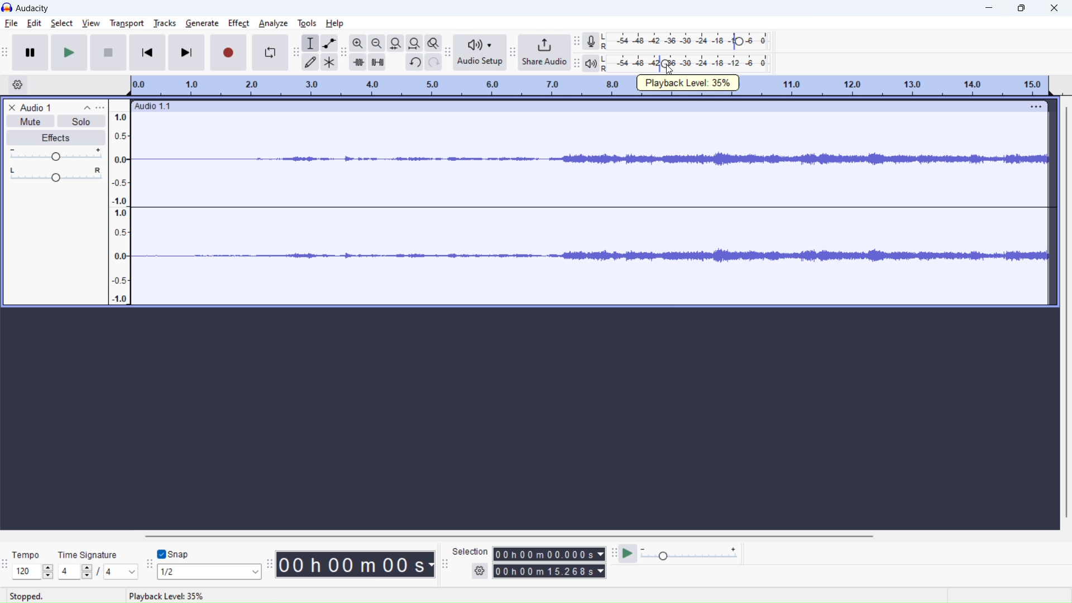 This screenshot has width=1072, height=603. What do you see at coordinates (358, 43) in the screenshot?
I see `zoom in` at bounding box center [358, 43].